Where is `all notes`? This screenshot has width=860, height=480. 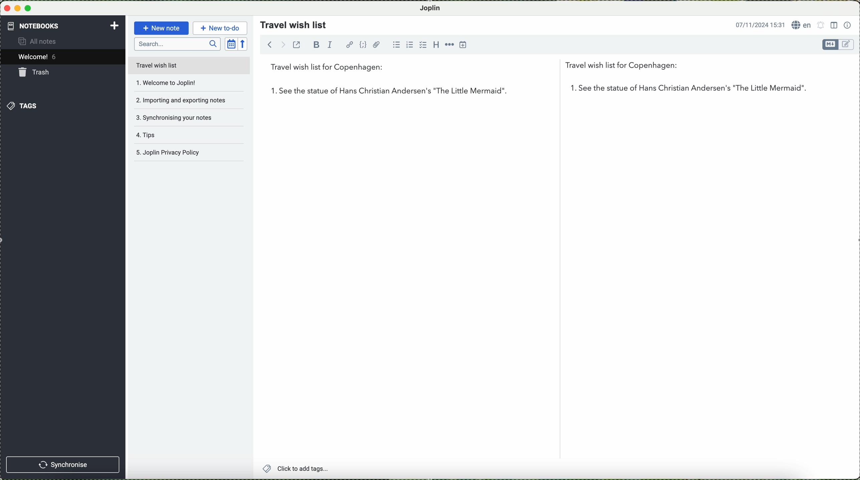 all notes is located at coordinates (43, 42).